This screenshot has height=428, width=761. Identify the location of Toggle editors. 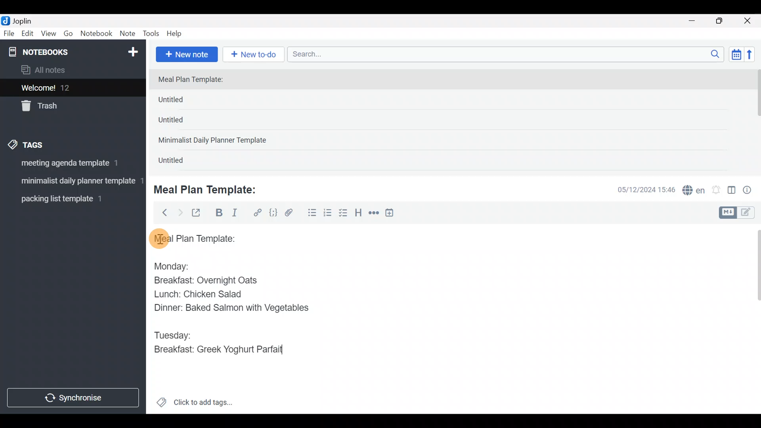
(739, 212).